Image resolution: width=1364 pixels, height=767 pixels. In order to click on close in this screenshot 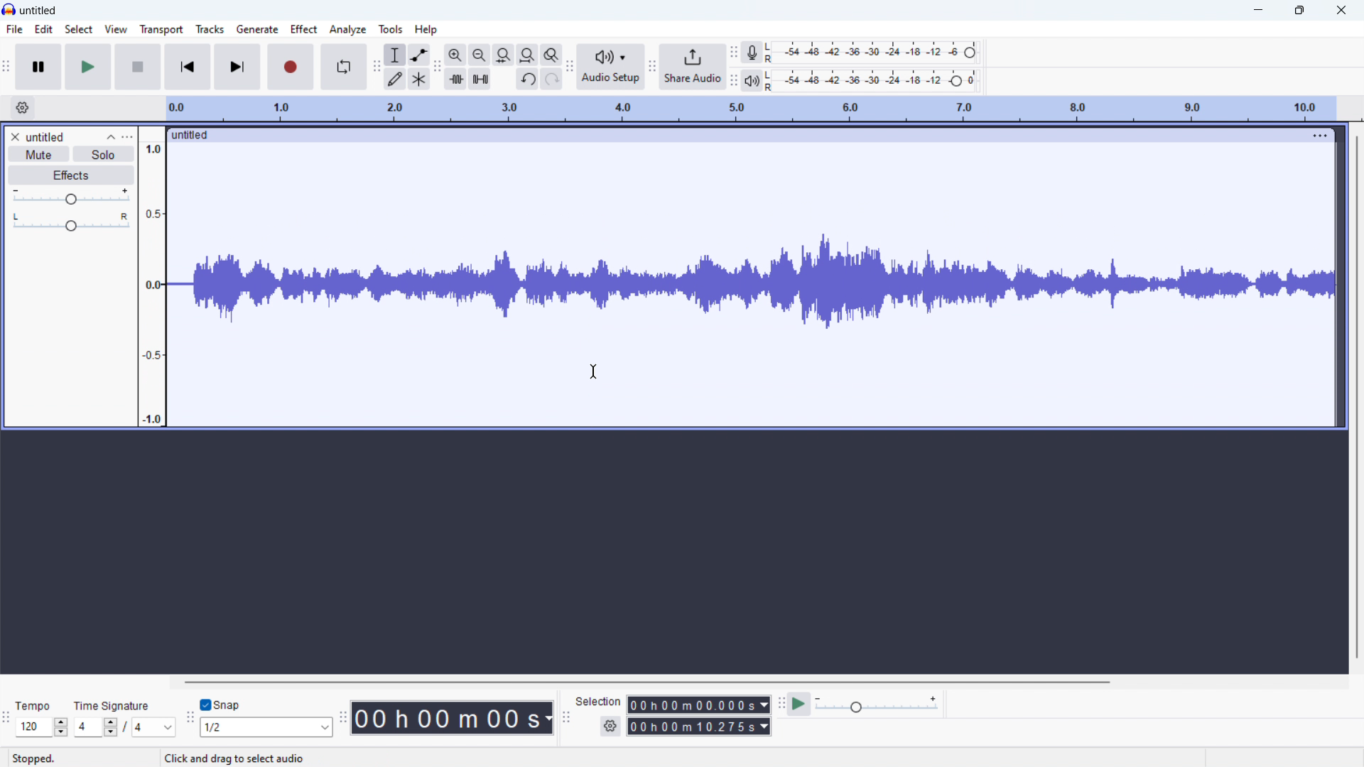, I will do `click(1343, 11)`.